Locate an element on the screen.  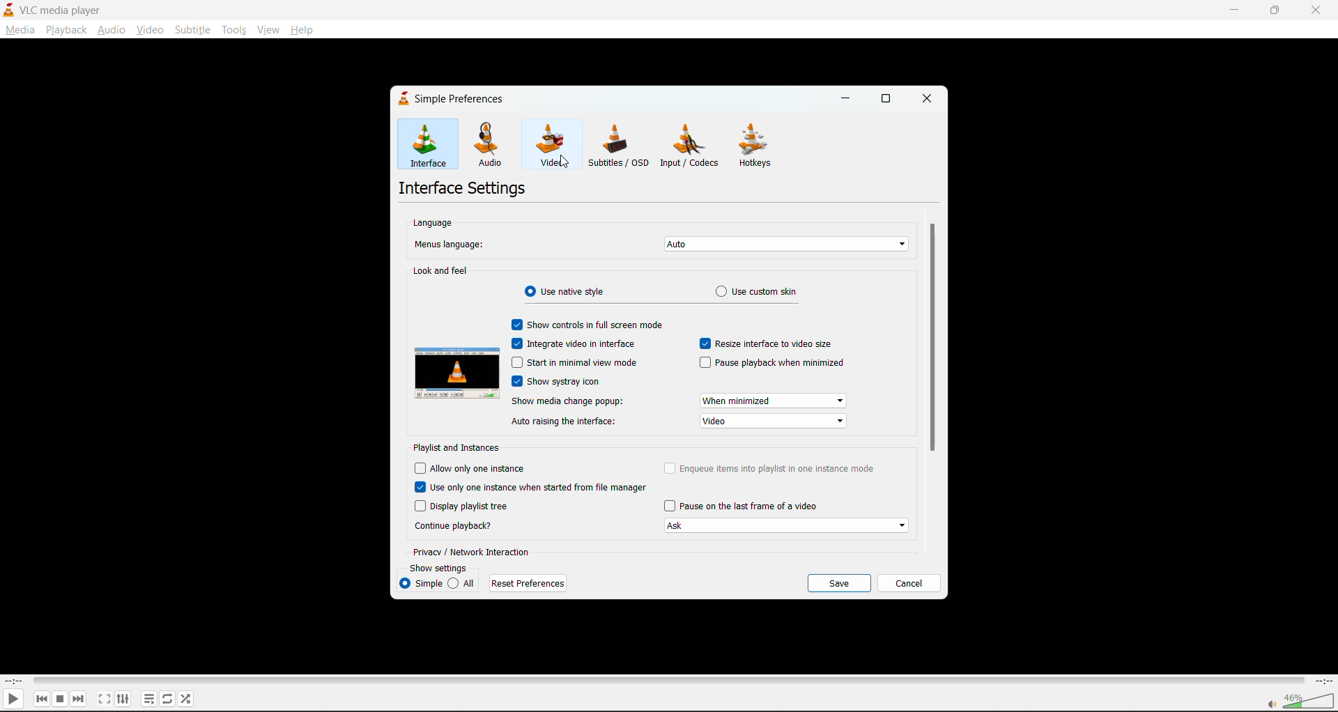
minimize is located at coordinates (847, 99).